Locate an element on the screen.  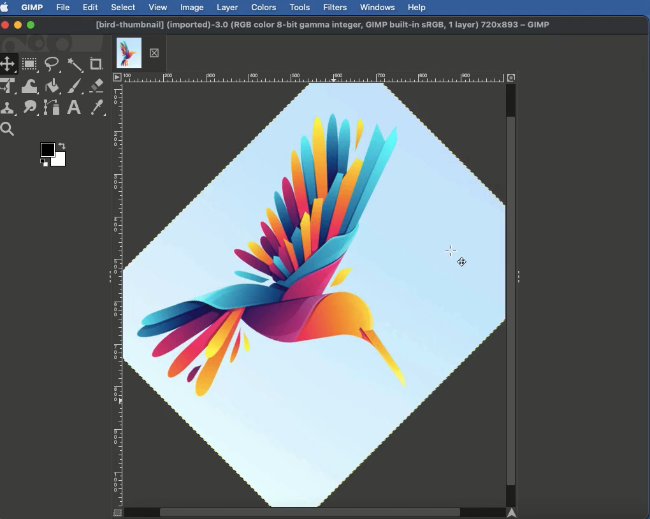
horizontal Scrollbar is located at coordinates (314, 511).